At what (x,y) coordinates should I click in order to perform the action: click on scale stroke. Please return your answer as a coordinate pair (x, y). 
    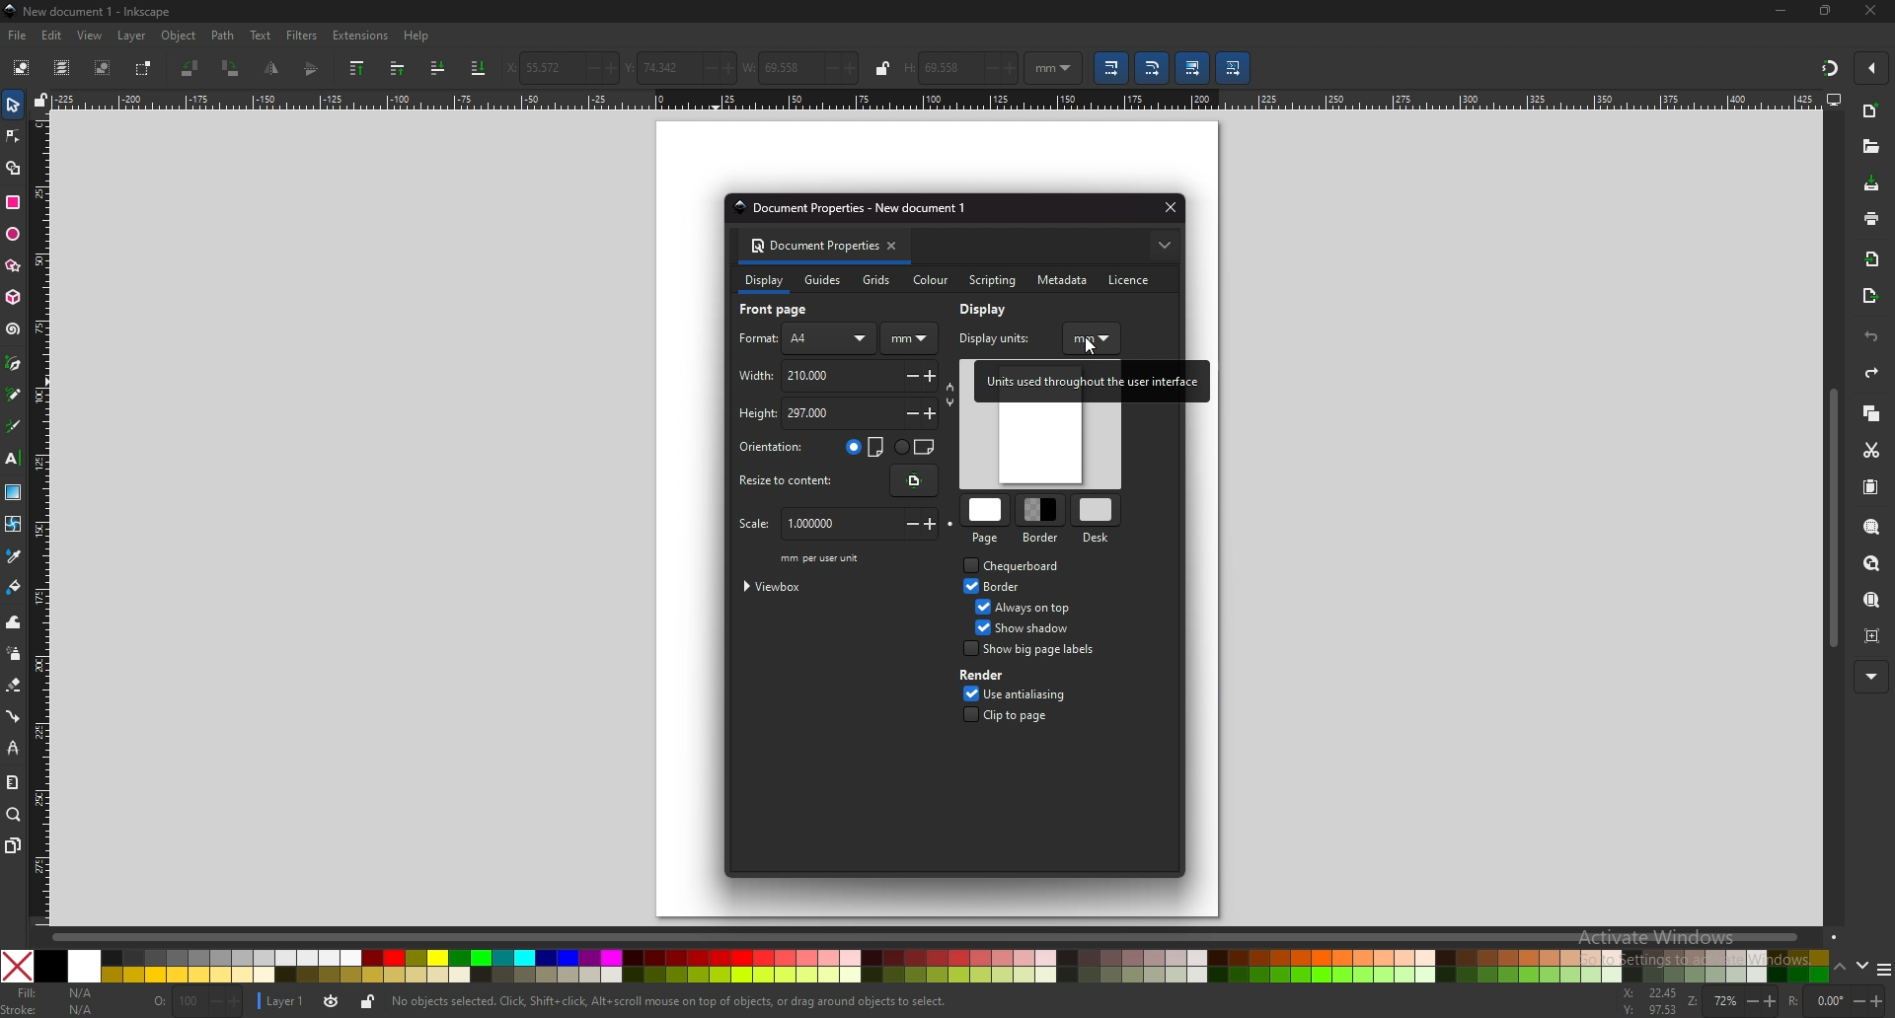
    Looking at the image, I should click on (1113, 68).